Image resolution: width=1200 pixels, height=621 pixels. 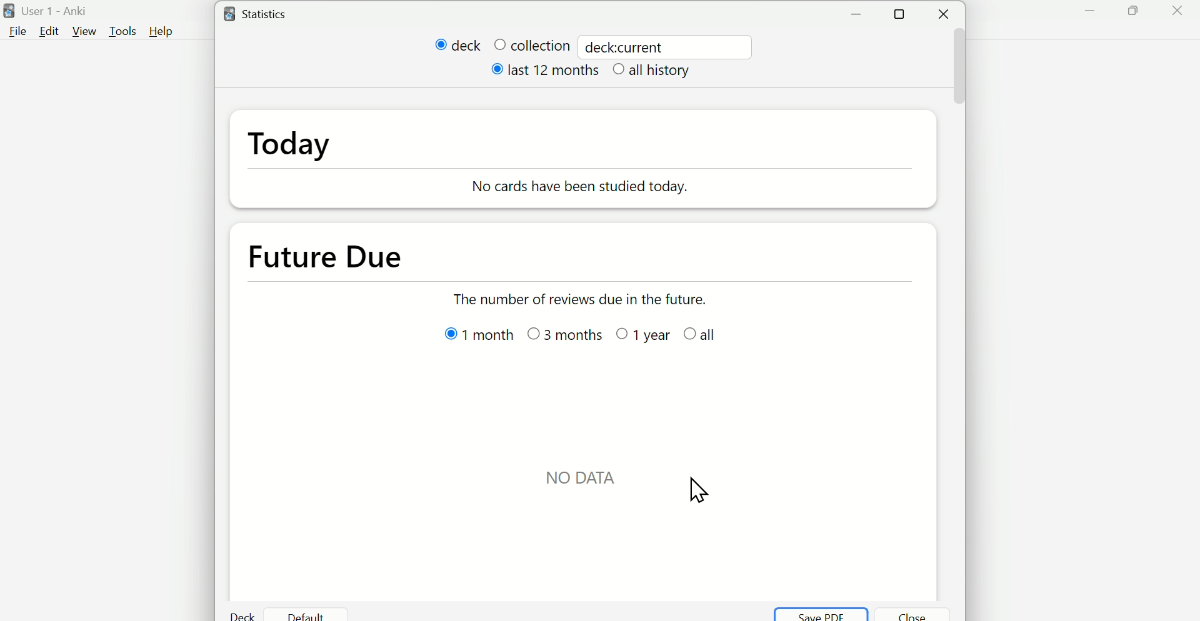 What do you see at coordinates (816, 613) in the screenshot?
I see `Save PDF` at bounding box center [816, 613].